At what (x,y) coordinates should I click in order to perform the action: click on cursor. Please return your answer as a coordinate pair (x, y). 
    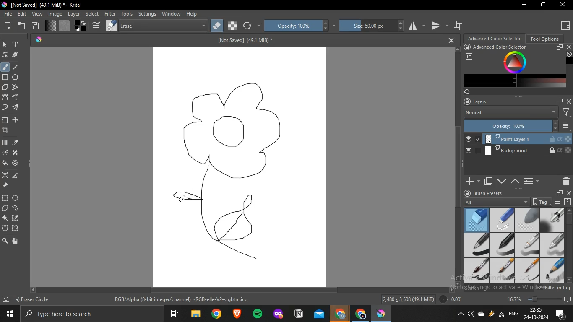
    Looking at the image, I should click on (182, 198).